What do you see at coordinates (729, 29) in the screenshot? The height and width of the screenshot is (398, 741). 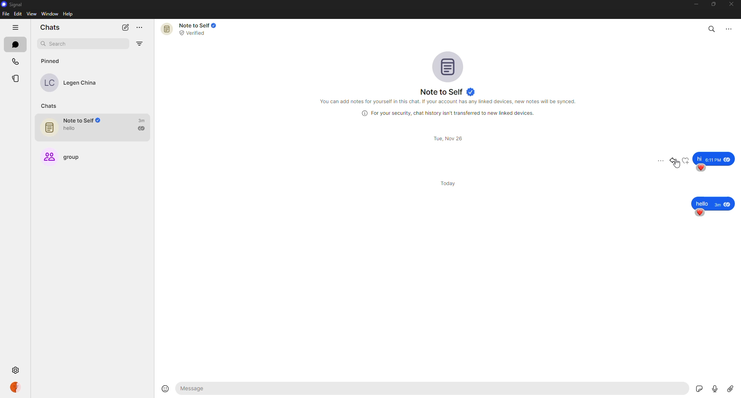 I see `more` at bounding box center [729, 29].